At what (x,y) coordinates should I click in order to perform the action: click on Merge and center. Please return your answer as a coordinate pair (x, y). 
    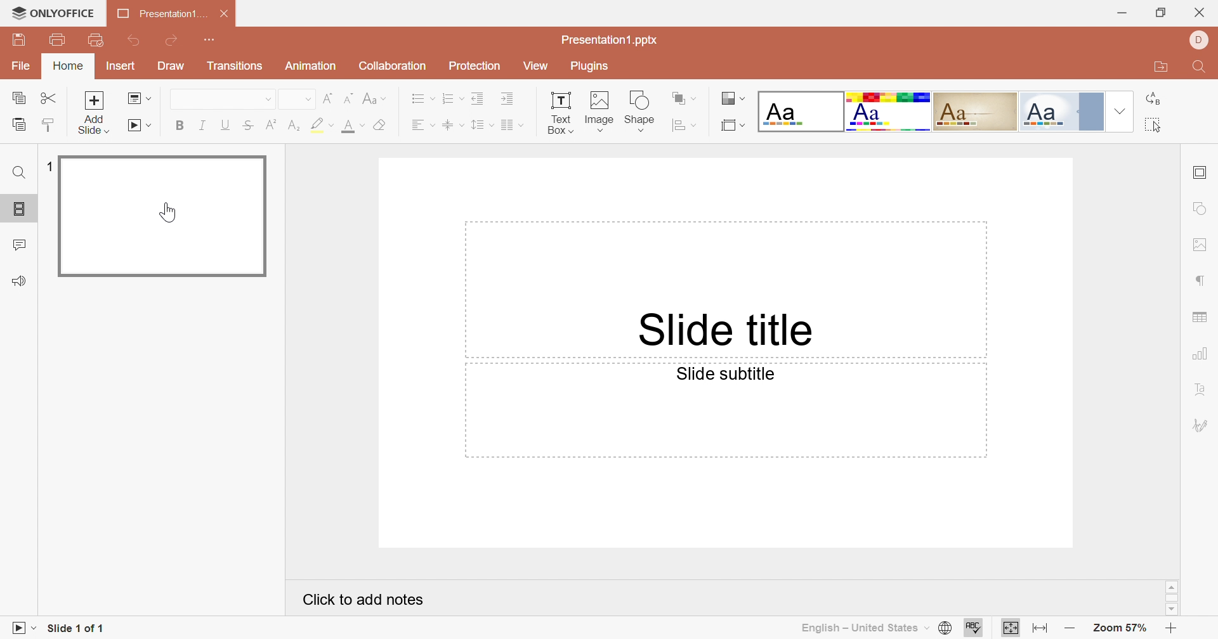
    Looking at the image, I should click on (512, 125).